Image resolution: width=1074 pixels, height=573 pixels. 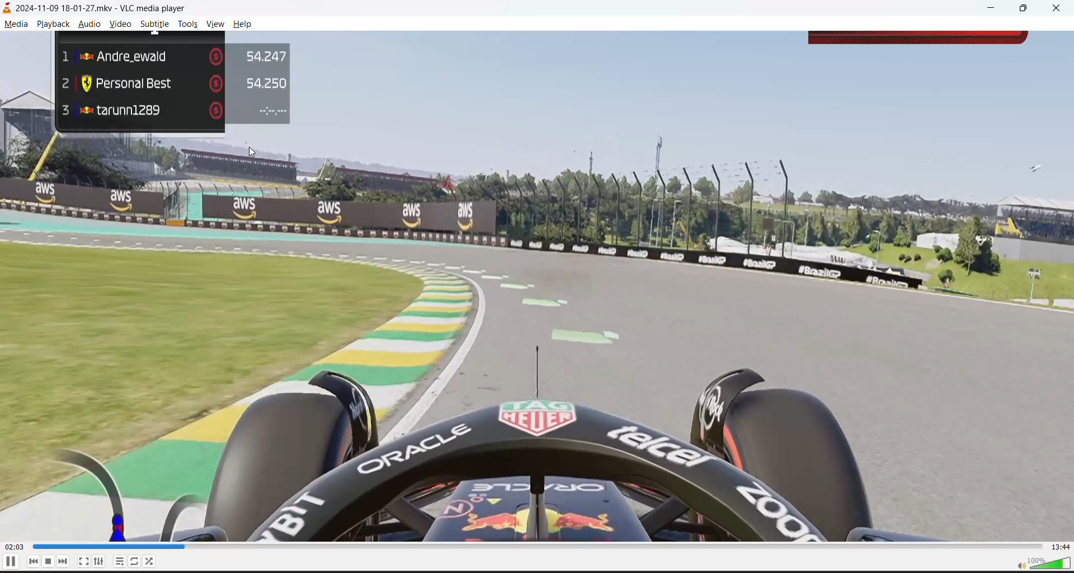 I want to click on view, so click(x=217, y=25).